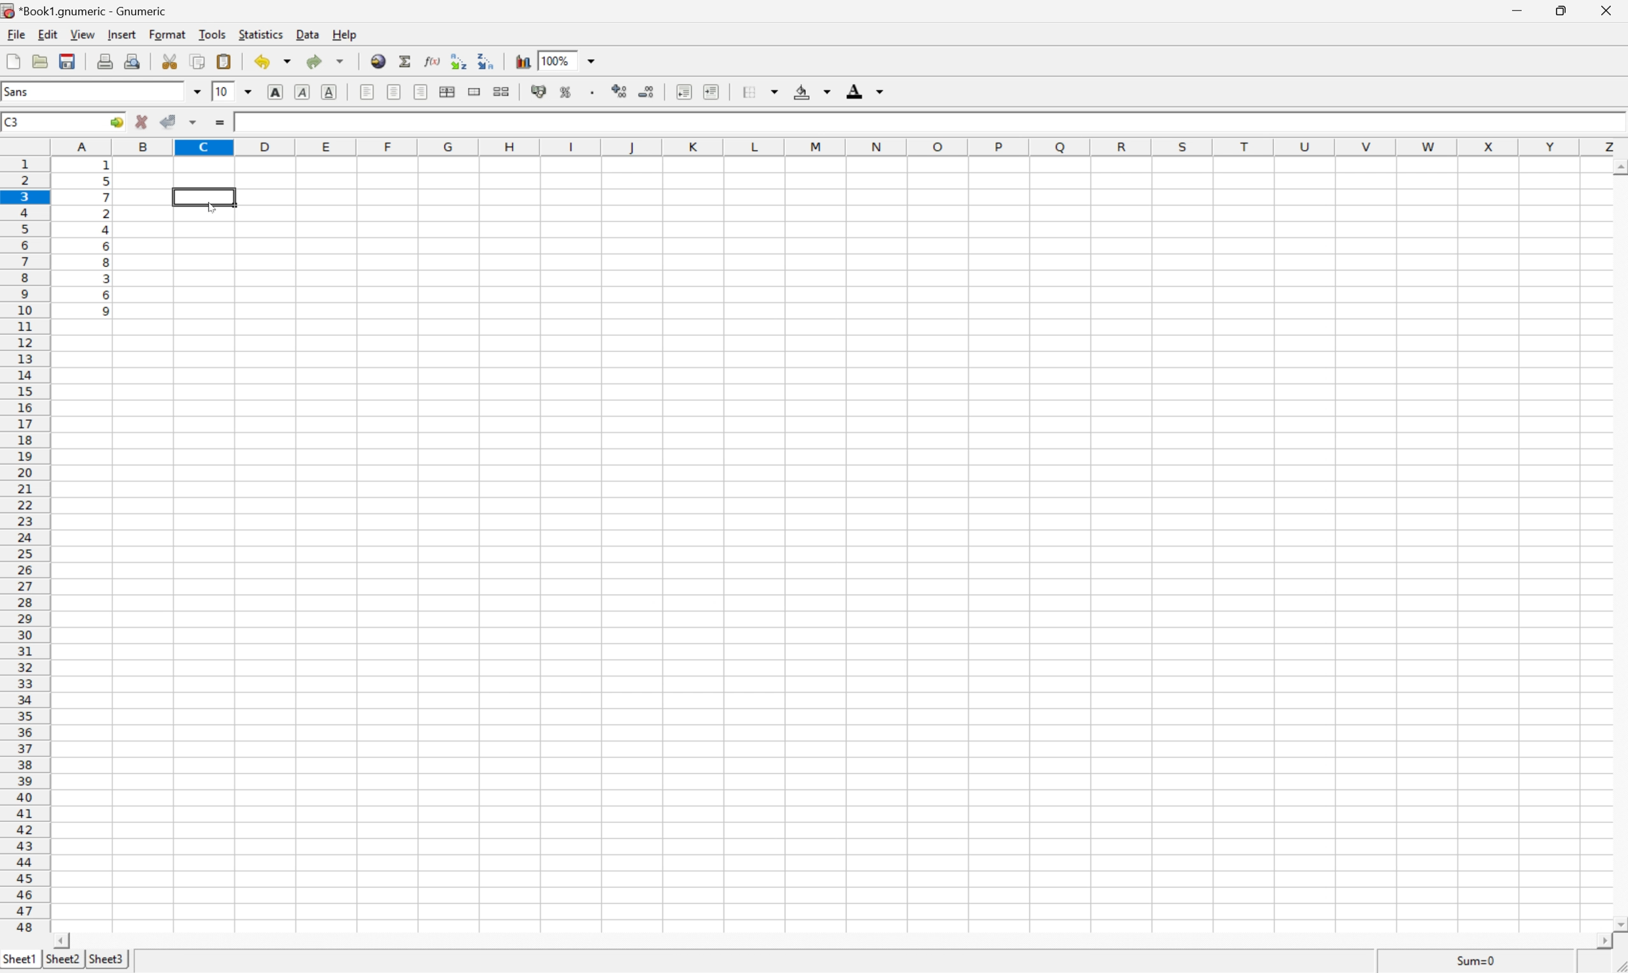  Describe the element at coordinates (458, 62) in the screenshot. I see `Sort the selected region in ascending order based on the first column selected` at that location.